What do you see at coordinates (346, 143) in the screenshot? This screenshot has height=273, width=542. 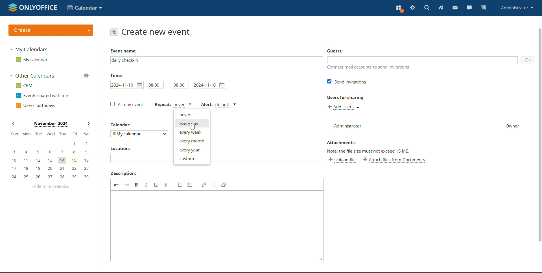 I see `attachment:` at bounding box center [346, 143].